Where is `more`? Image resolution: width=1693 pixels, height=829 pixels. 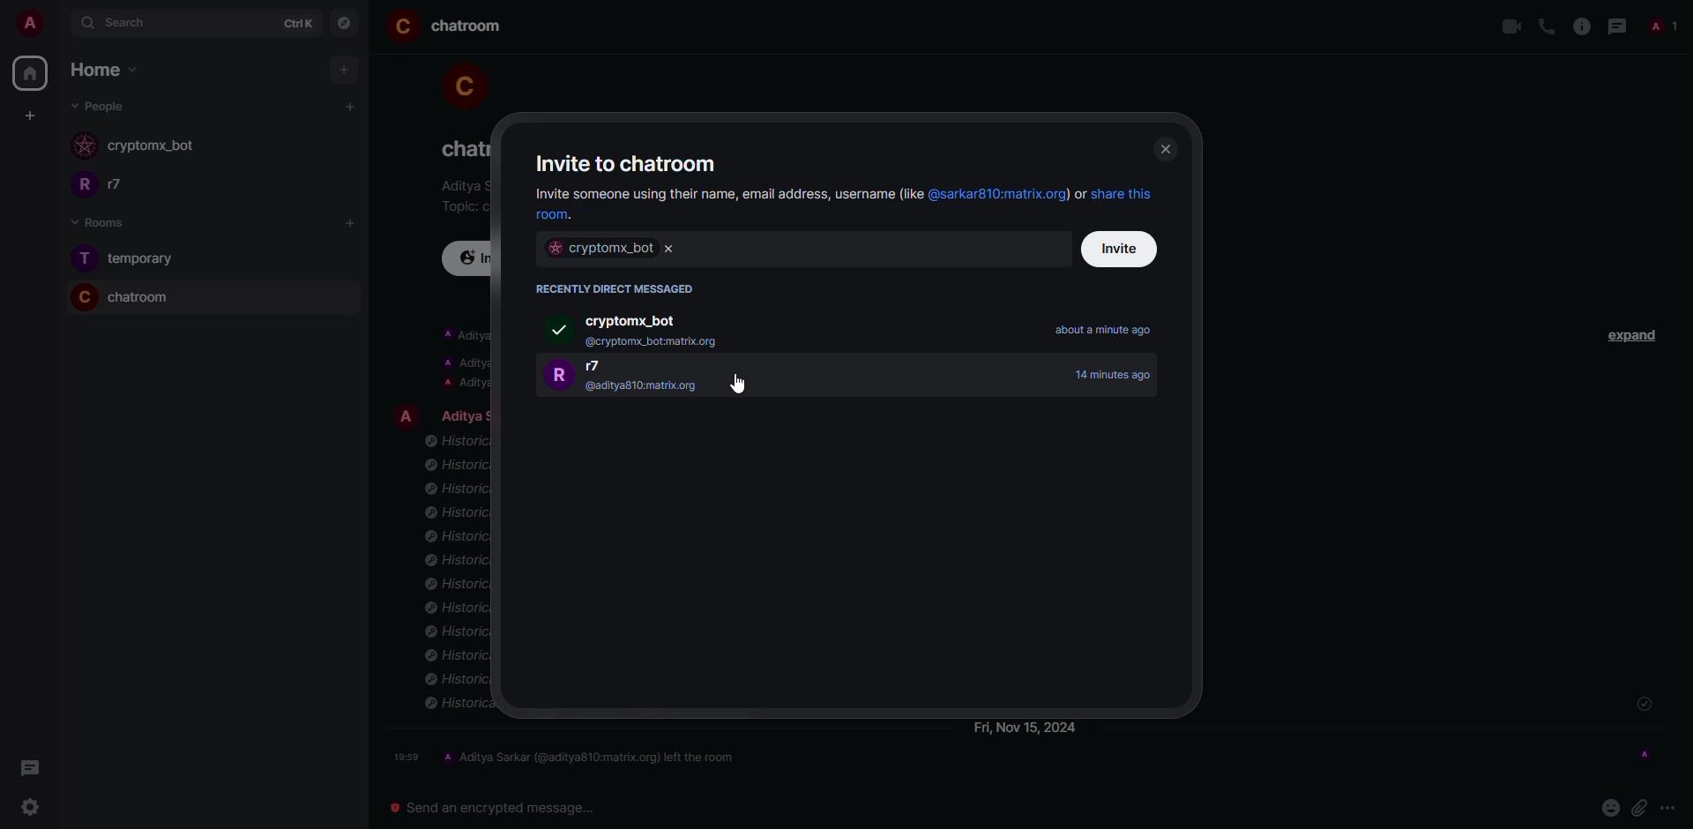 more is located at coordinates (1670, 807).